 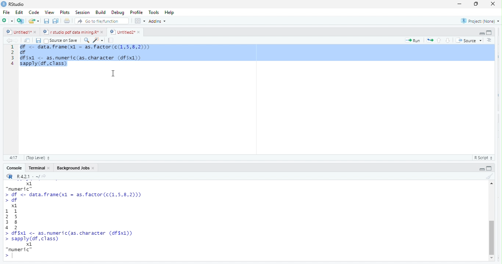 I want to click on r studio, so click(x=17, y=4).